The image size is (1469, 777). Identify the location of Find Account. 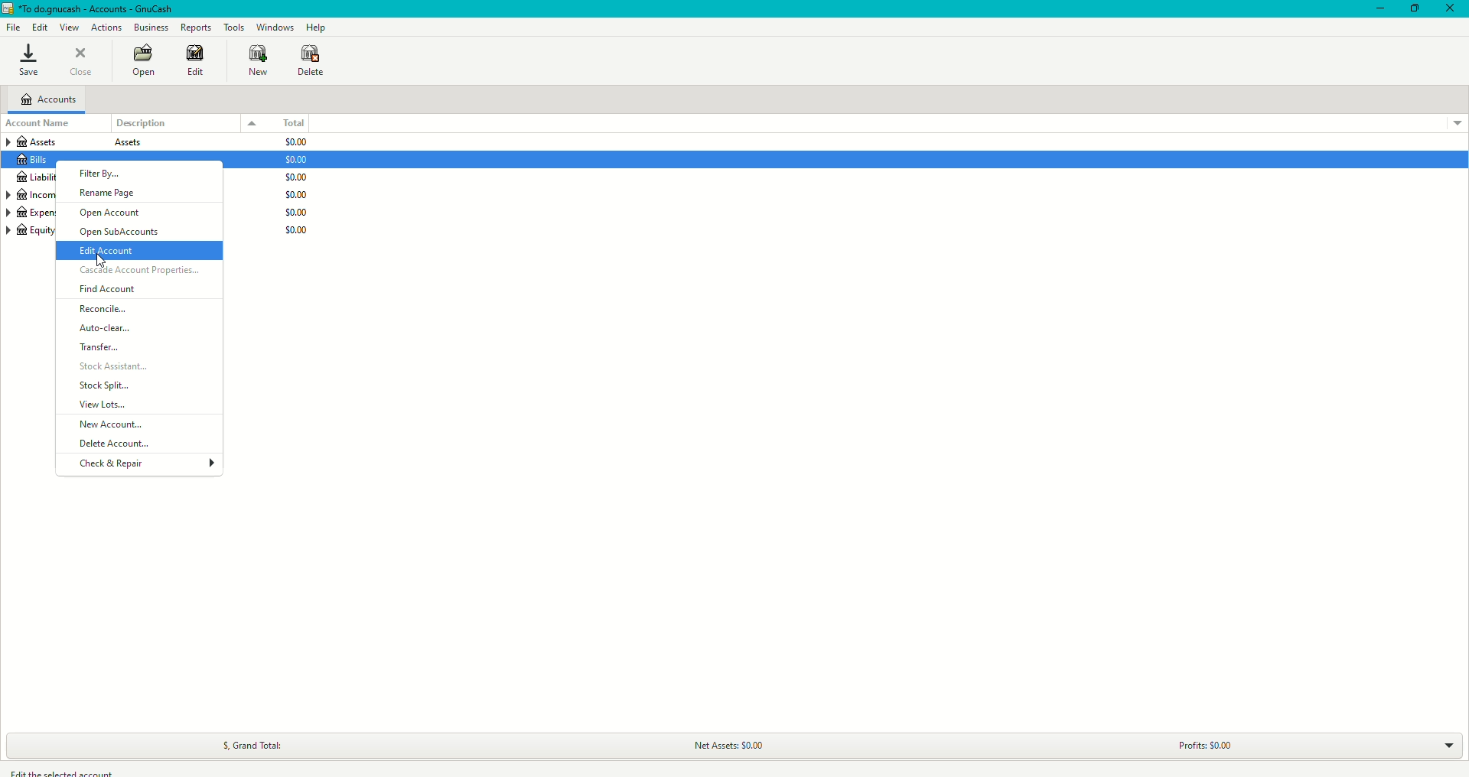
(108, 289).